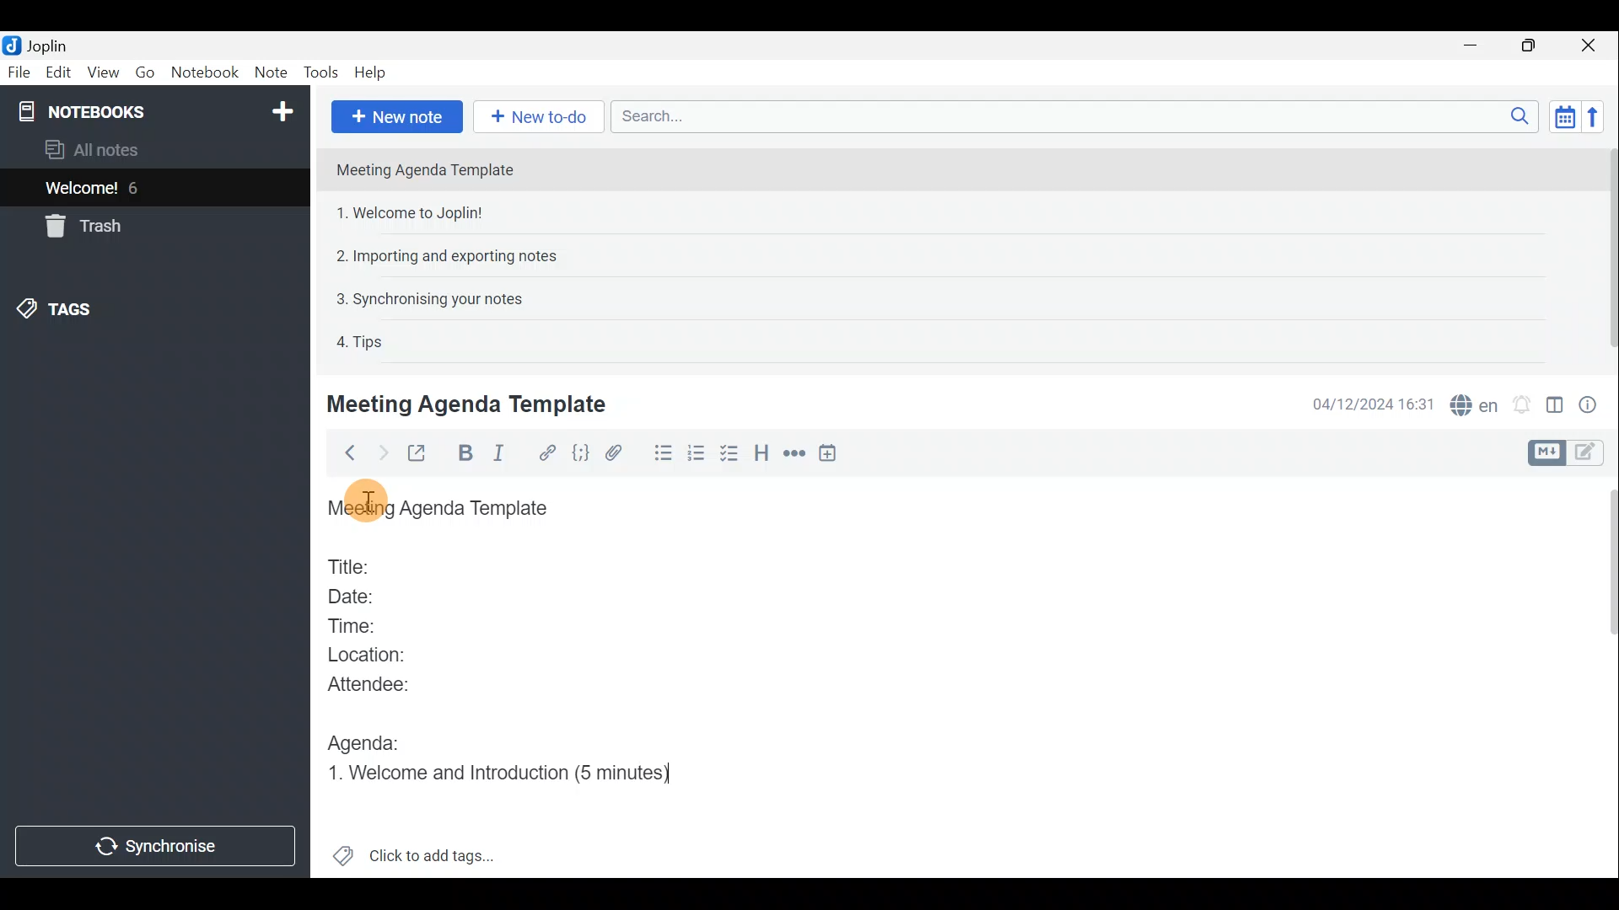 This screenshot has width=1619, height=910. Describe the element at coordinates (1589, 454) in the screenshot. I see `Toggle editors` at that location.